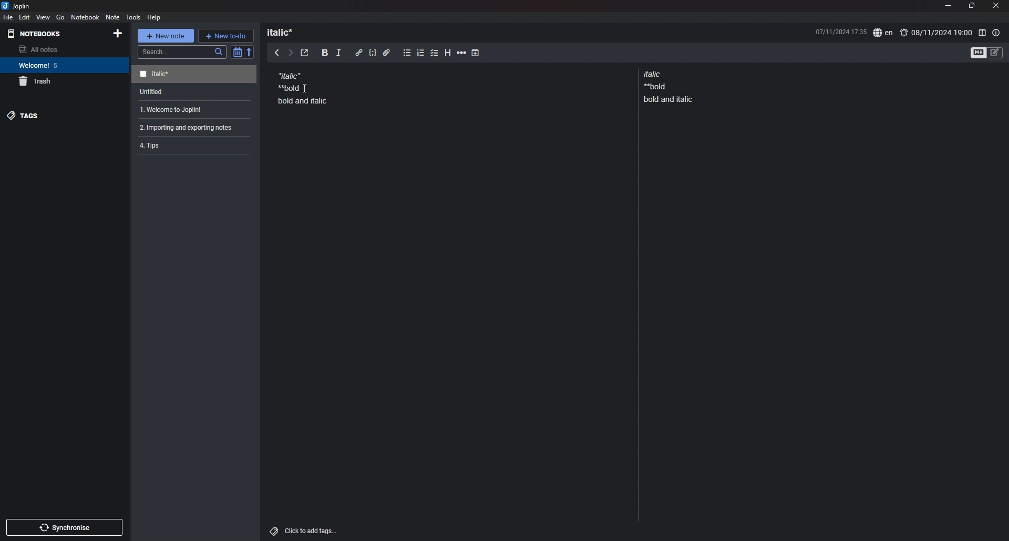  What do you see at coordinates (971, 6) in the screenshot?
I see `resize` at bounding box center [971, 6].